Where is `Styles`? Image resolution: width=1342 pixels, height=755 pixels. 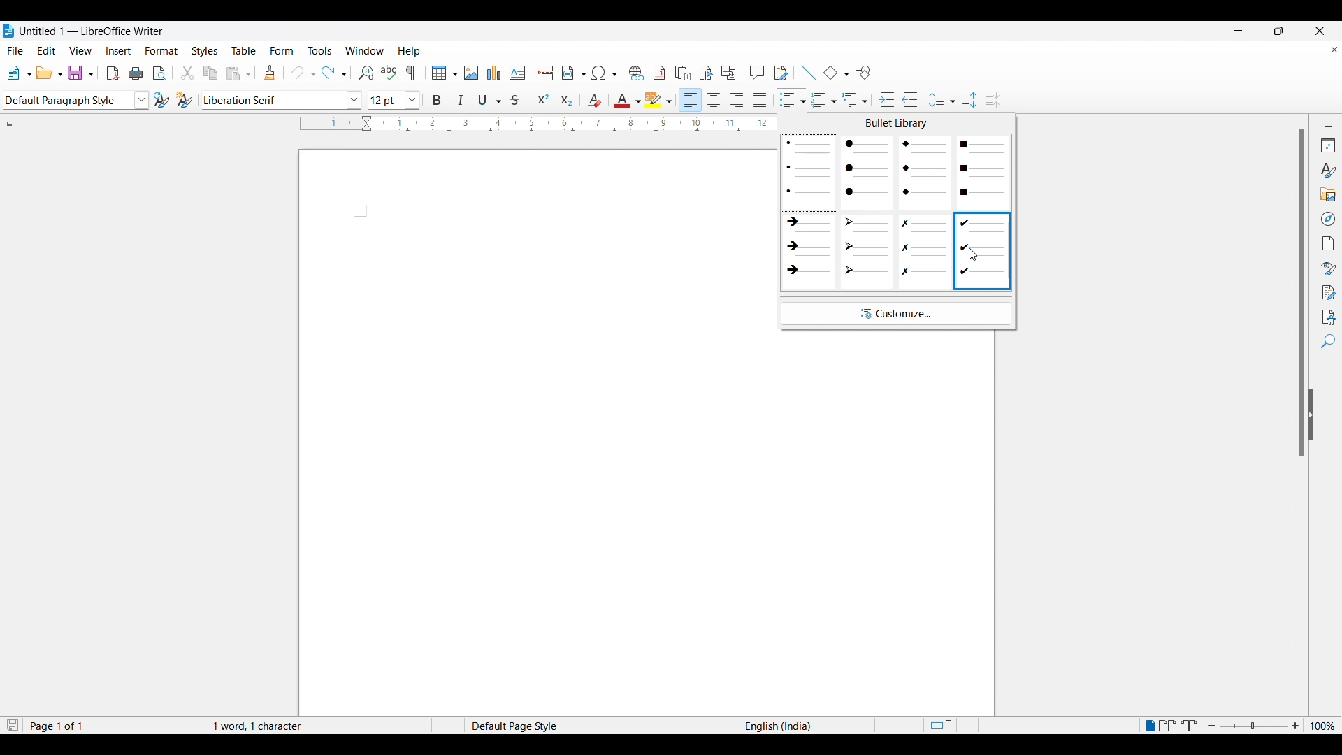
Styles is located at coordinates (1327, 169).